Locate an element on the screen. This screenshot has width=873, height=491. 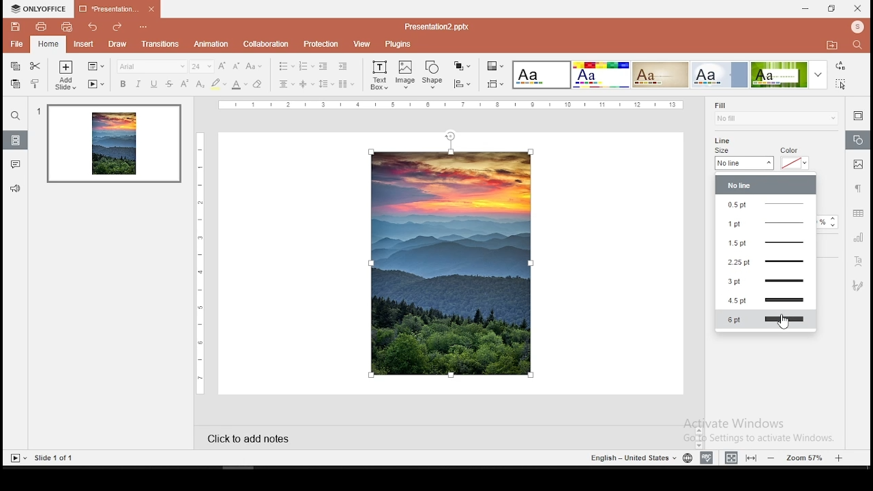
icon is located at coordinates (38, 8).